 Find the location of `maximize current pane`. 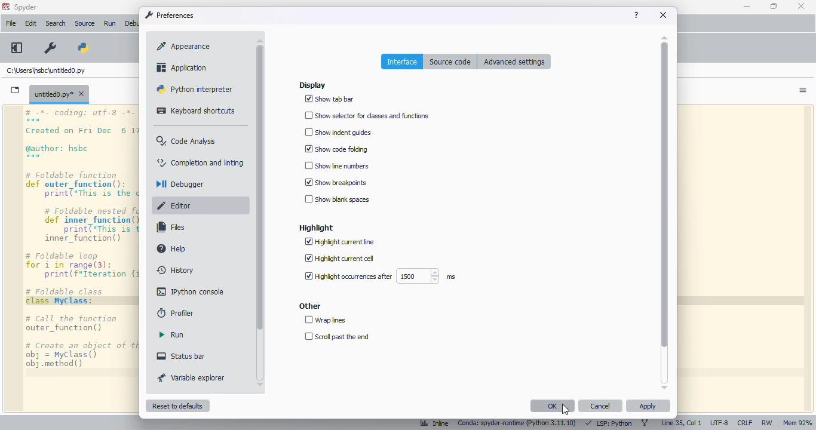

maximize current pane is located at coordinates (17, 48).